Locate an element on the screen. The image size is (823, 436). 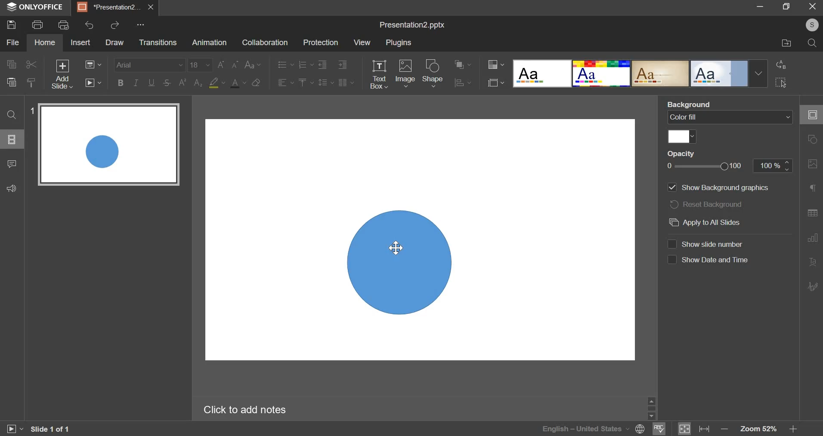
language is located at coordinates (593, 429).